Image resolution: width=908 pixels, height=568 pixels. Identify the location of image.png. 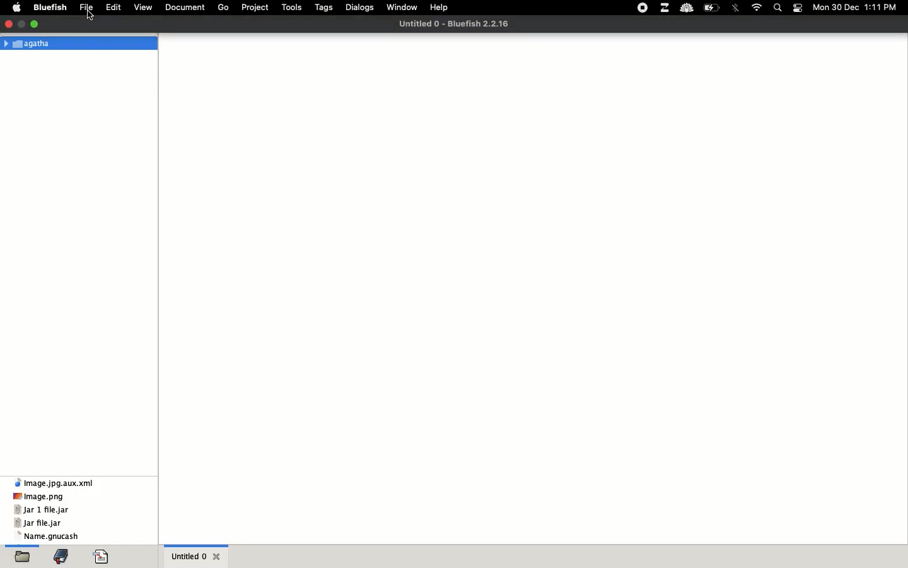
(39, 496).